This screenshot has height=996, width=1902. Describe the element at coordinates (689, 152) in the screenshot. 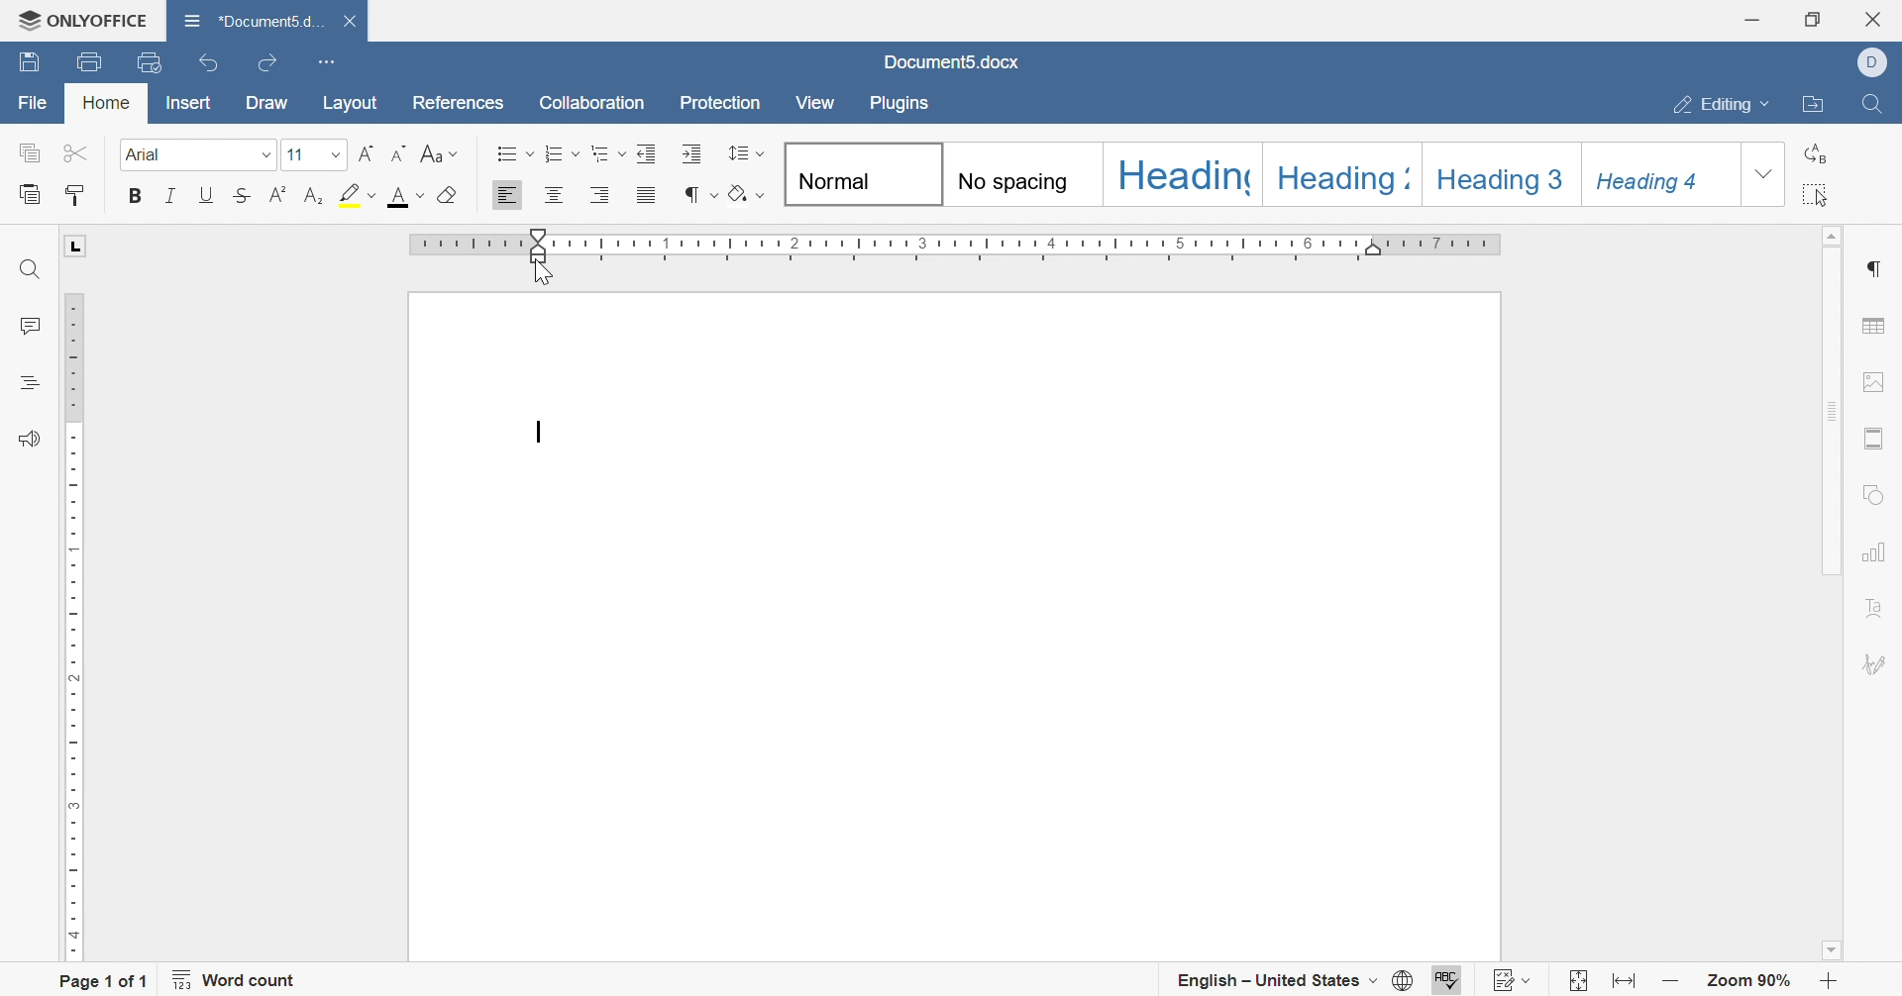

I see `increase indent` at that location.